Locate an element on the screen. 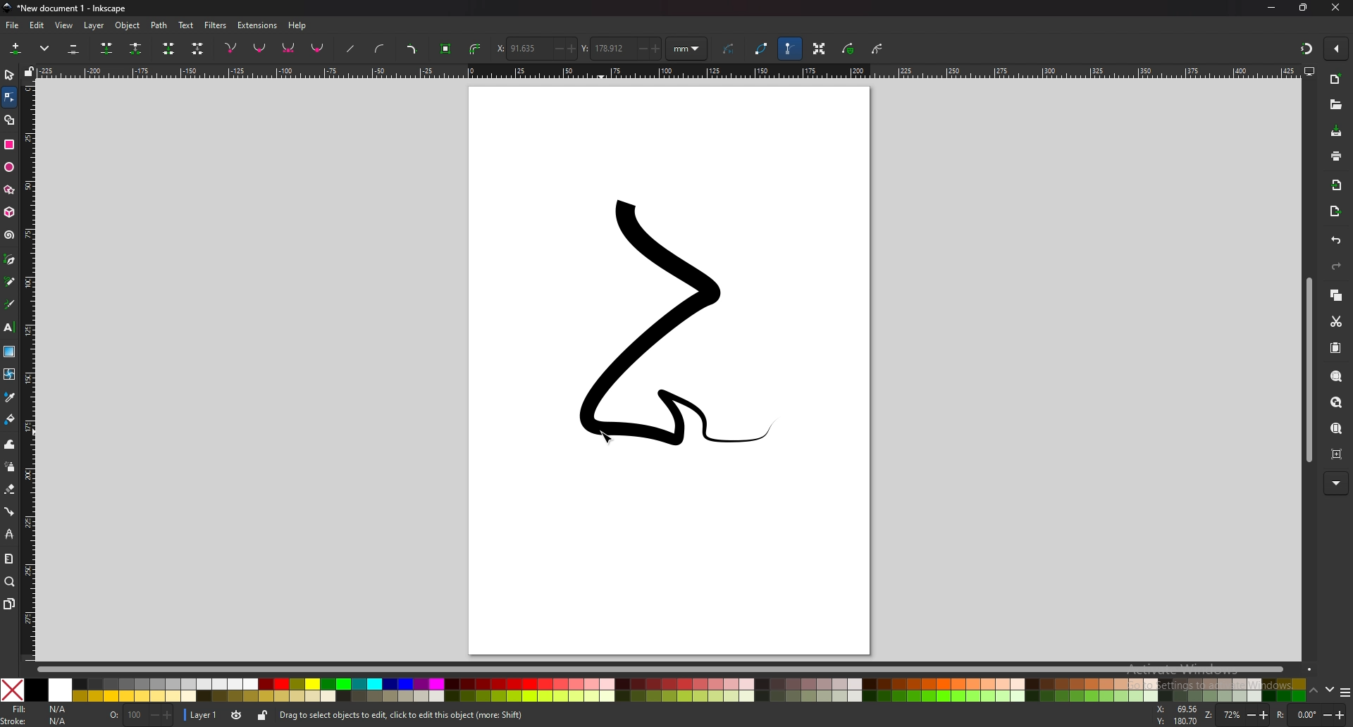 Image resolution: width=1353 pixels, height=727 pixels. more is located at coordinates (1336, 483).